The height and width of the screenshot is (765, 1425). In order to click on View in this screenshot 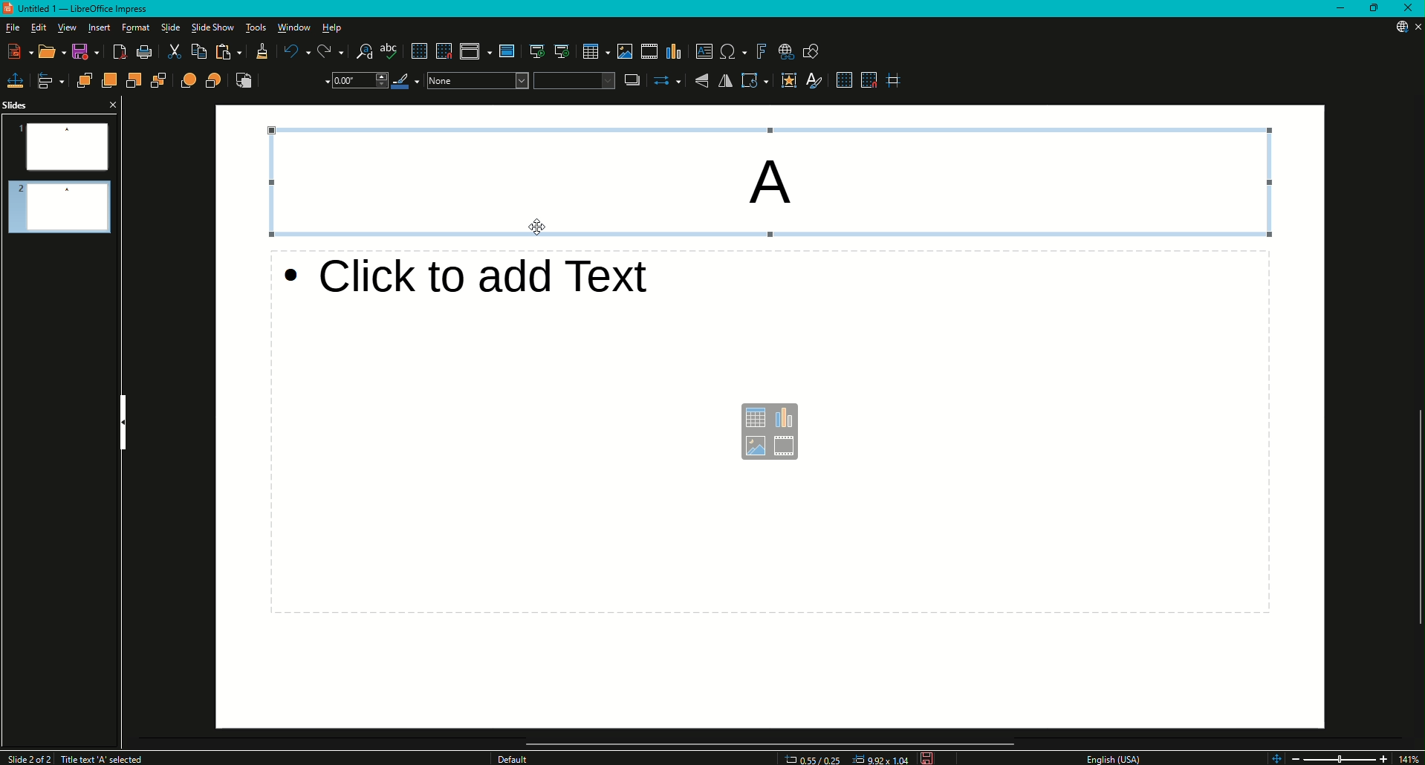, I will do `click(68, 27)`.